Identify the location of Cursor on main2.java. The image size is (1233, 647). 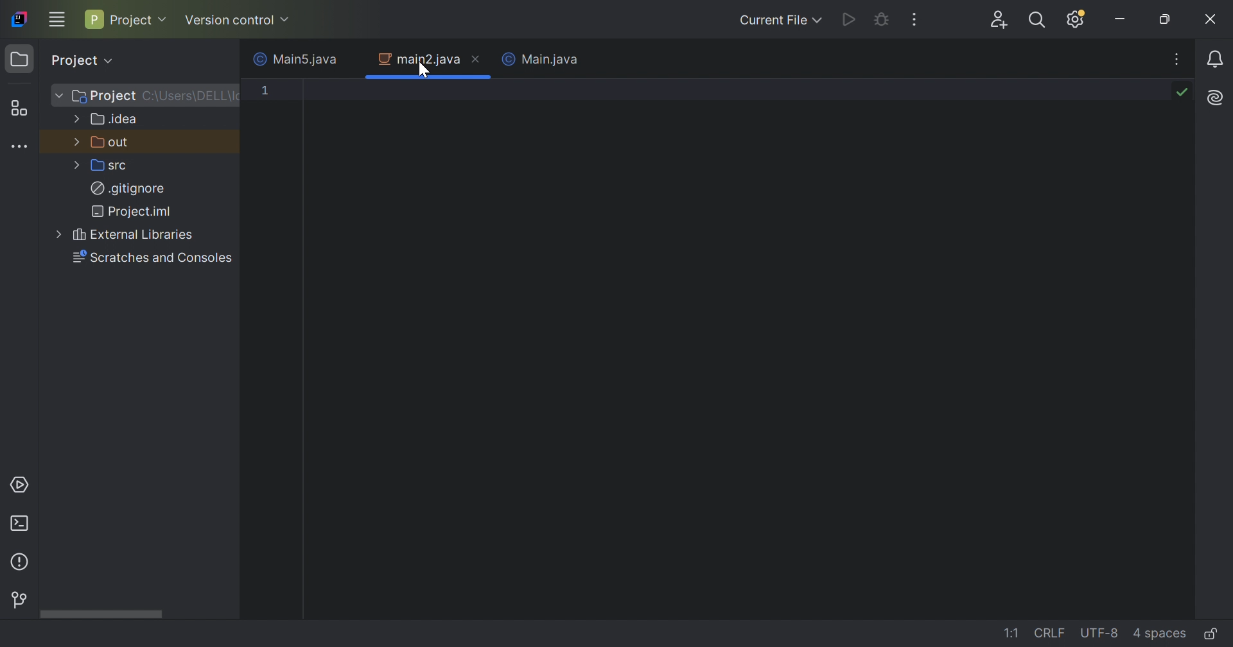
(424, 70).